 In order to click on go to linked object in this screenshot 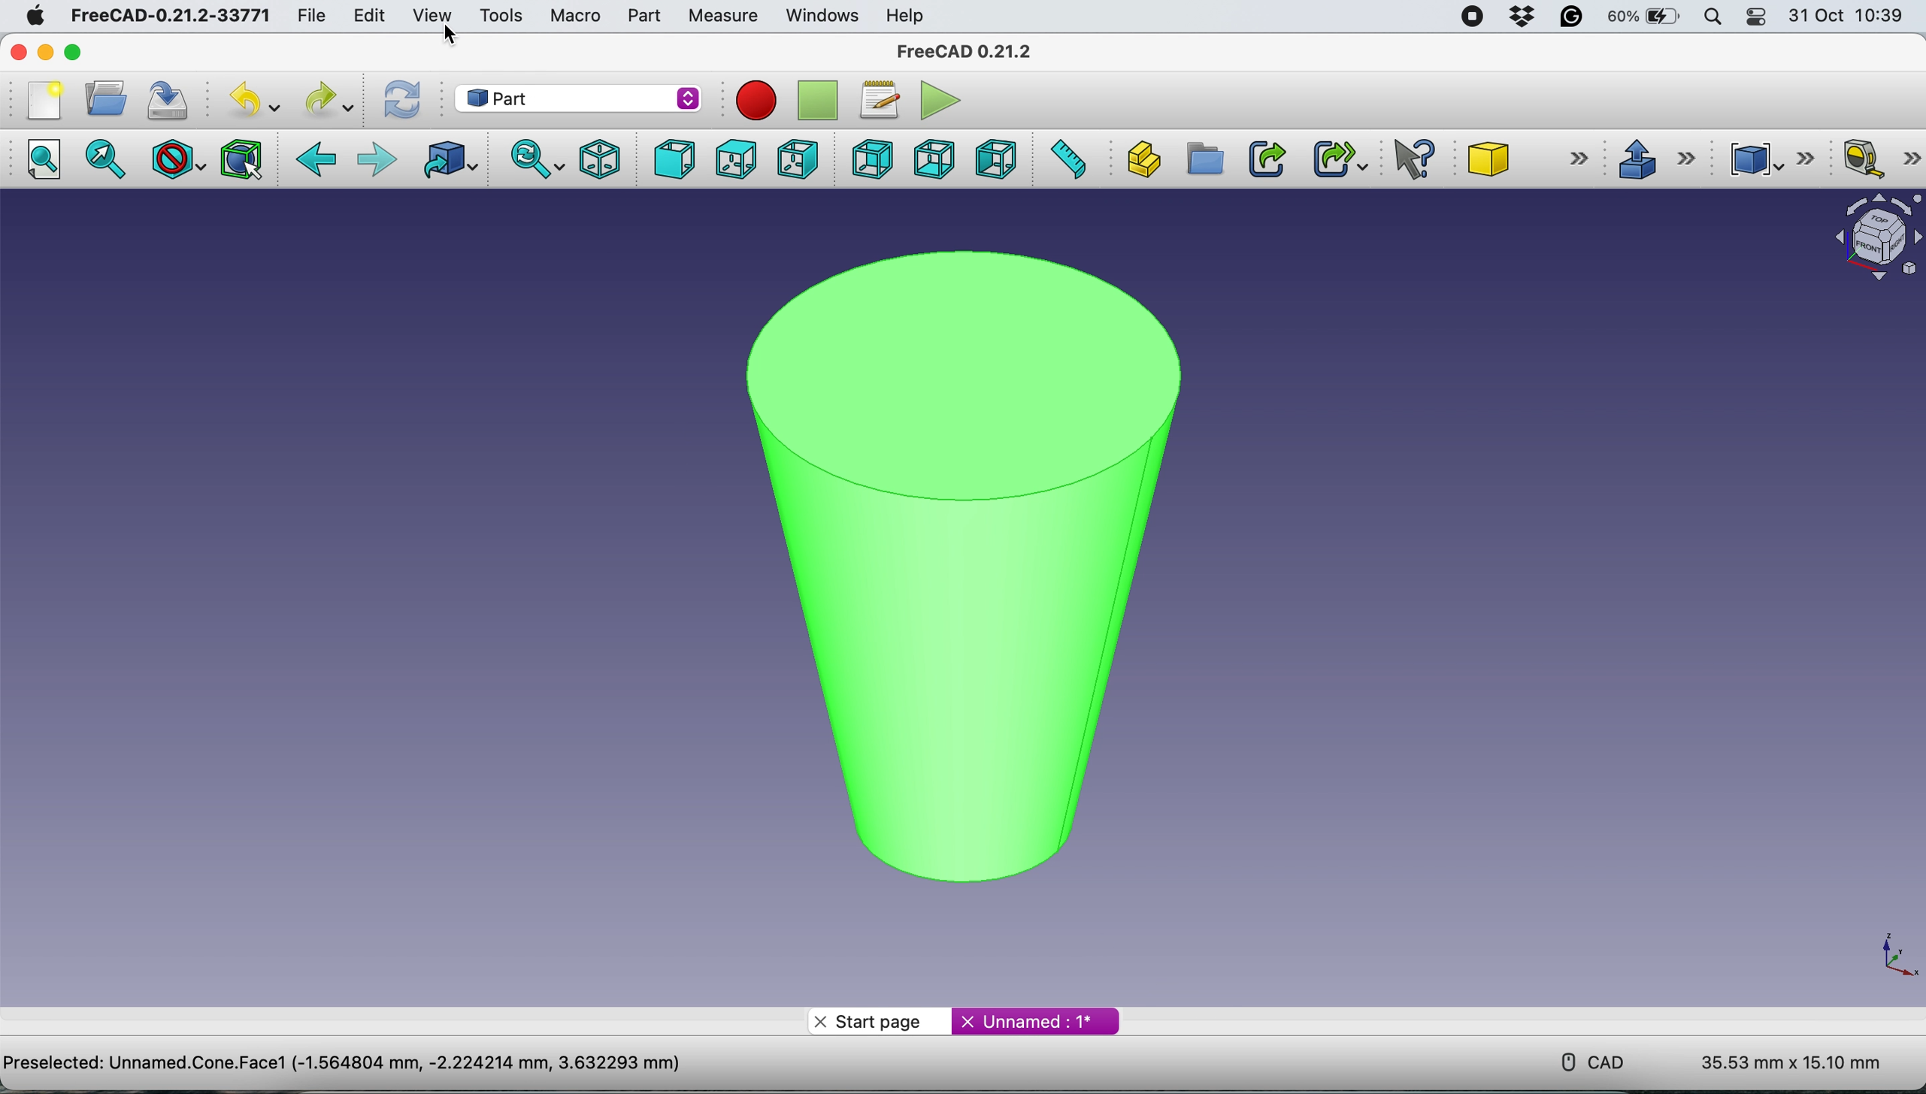, I will do `click(446, 162)`.